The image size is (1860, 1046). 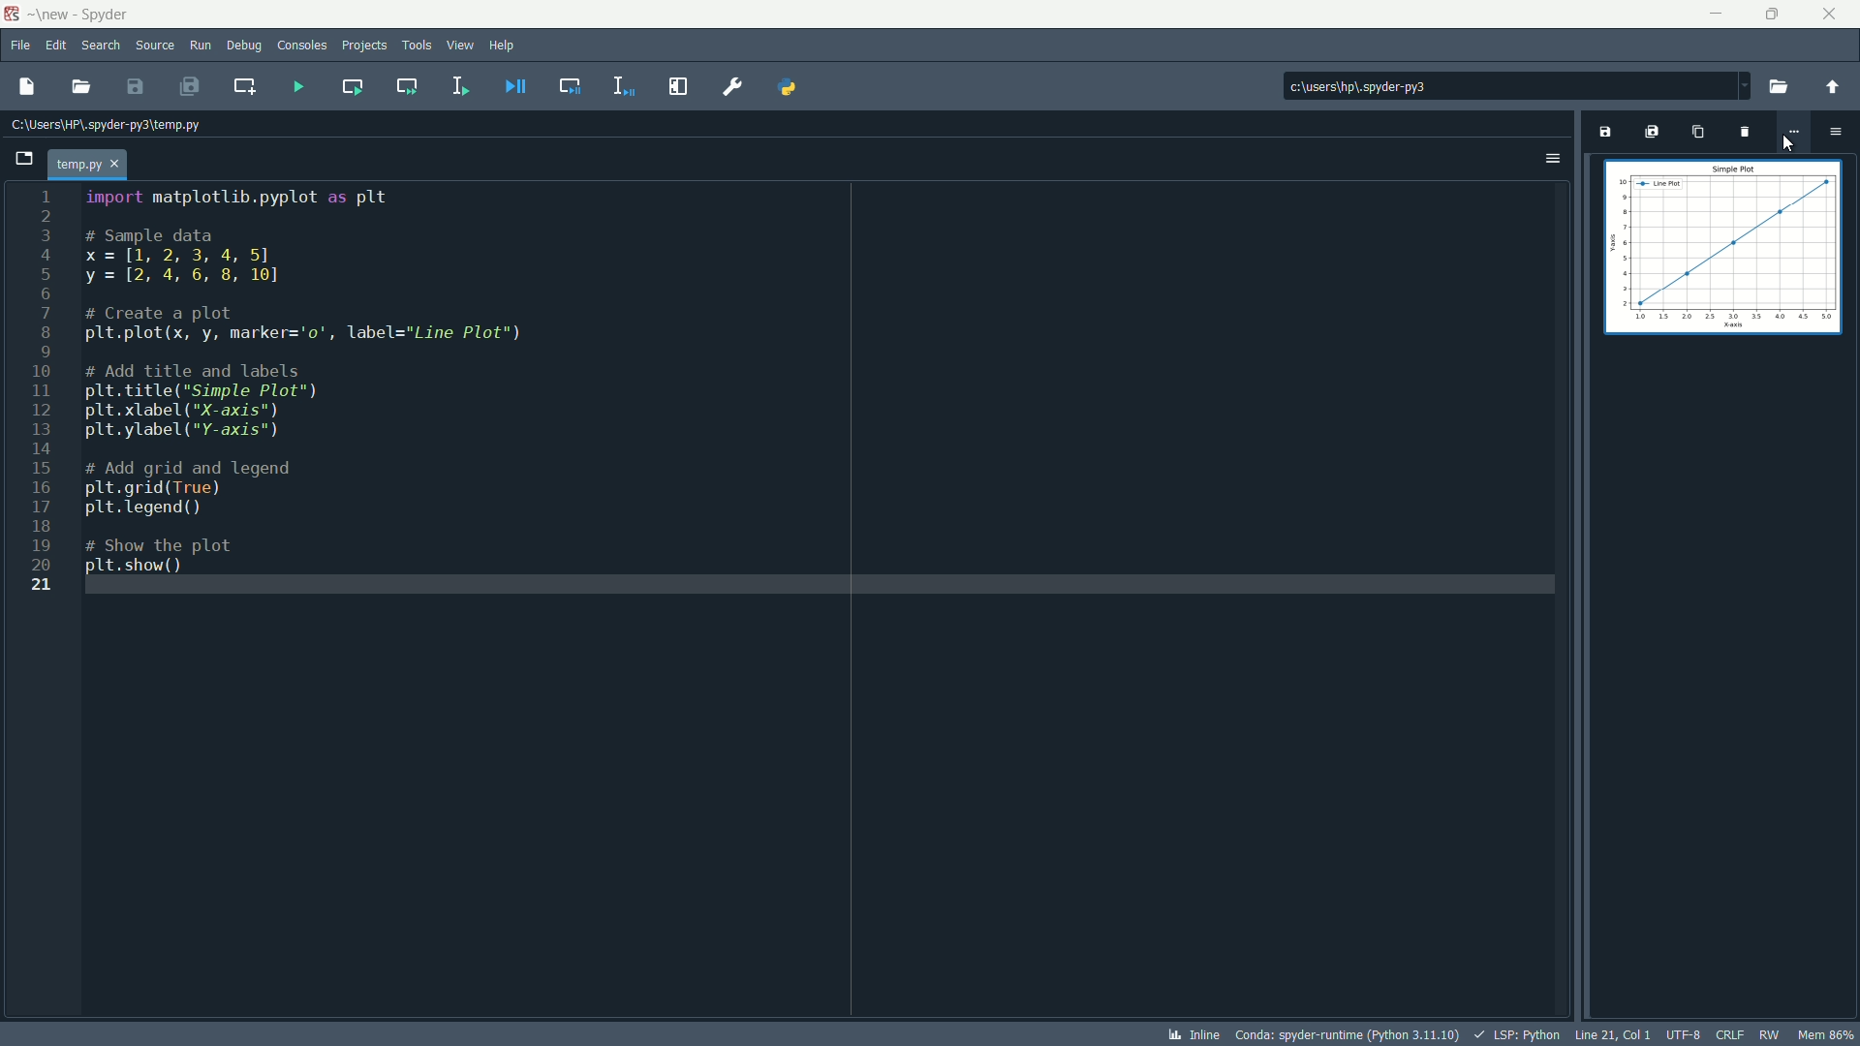 What do you see at coordinates (139, 86) in the screenshot?
I see `save file` at bounding box center [139, 86].